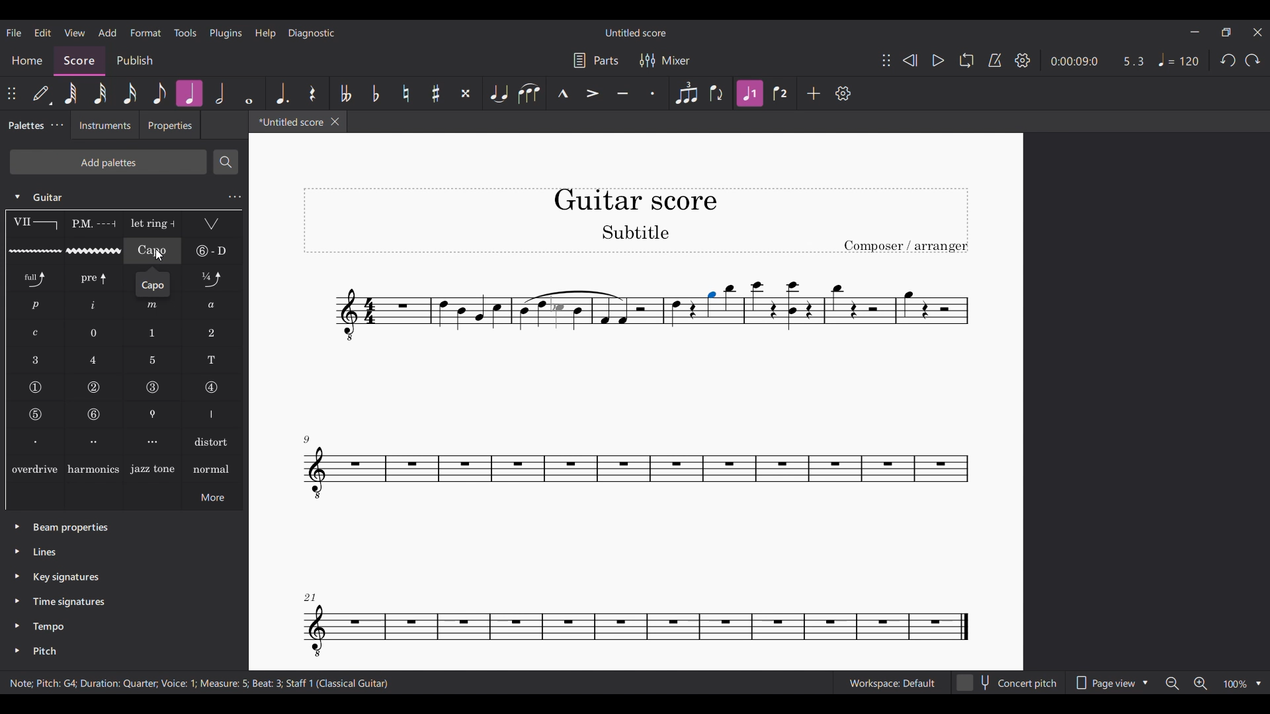 Image resolution: width=1270 pixels, height=714 pixels. What do you see at coordinates (200, 682) in the screenshot?
I see `Description of current selection` at bounding box center [200, 682].